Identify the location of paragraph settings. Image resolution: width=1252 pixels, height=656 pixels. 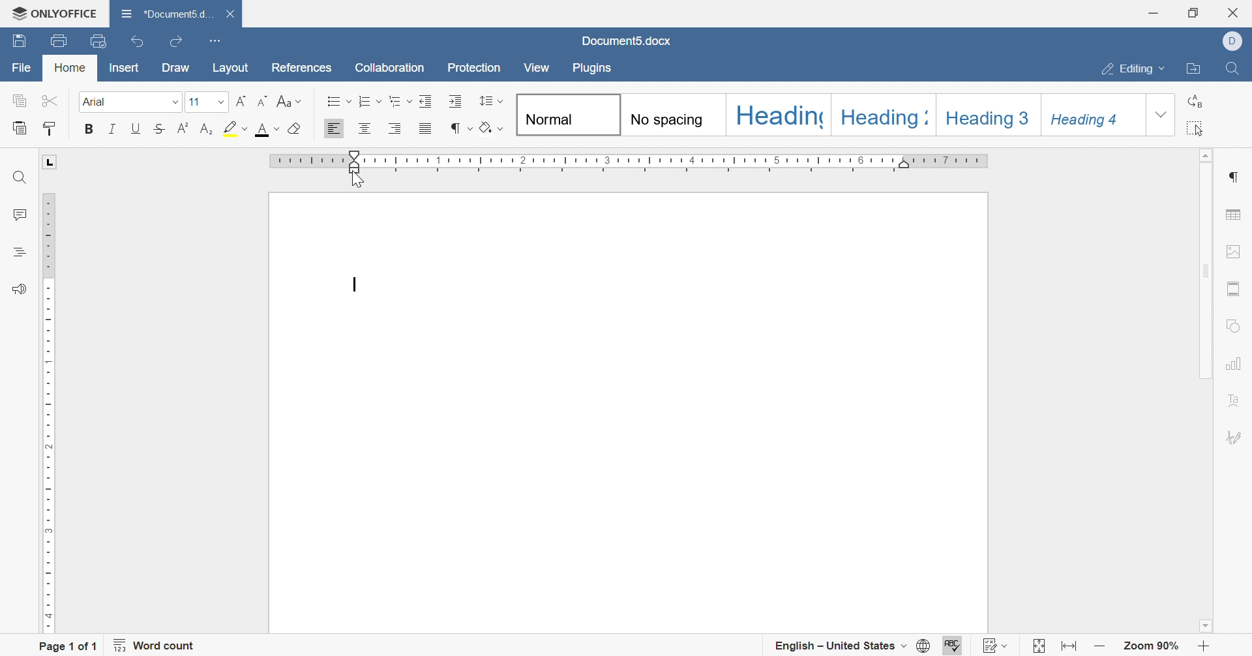
(1236, 175).